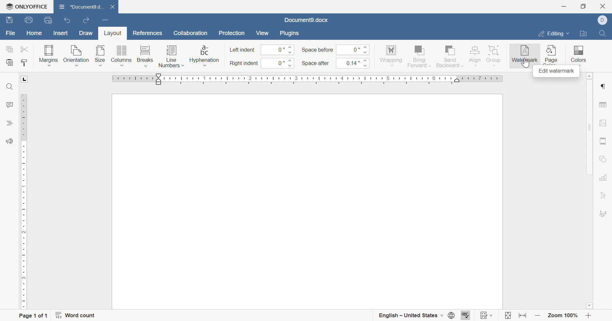  I want to click on customize quick access toolbar, so click(104, 19).